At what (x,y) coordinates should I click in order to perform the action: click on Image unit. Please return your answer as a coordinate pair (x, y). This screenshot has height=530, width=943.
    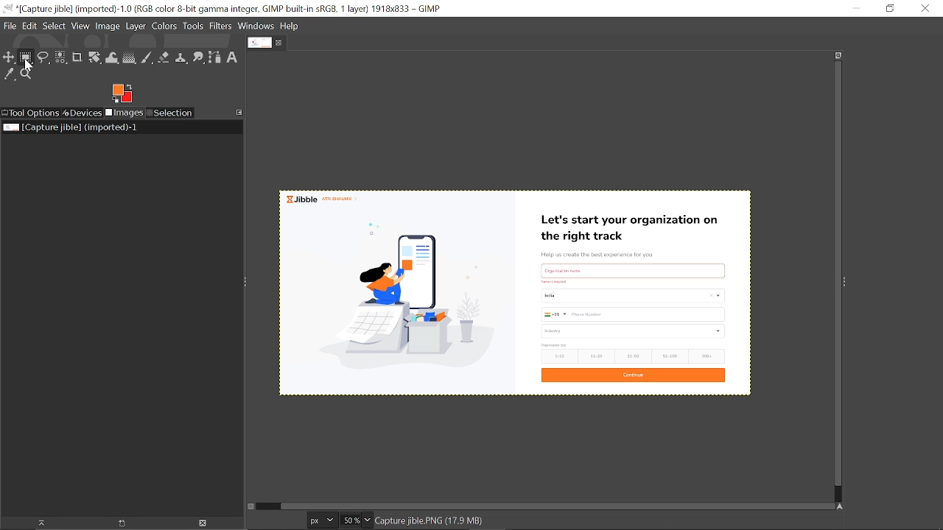
    Looking at the image, I should click on (319, 520).